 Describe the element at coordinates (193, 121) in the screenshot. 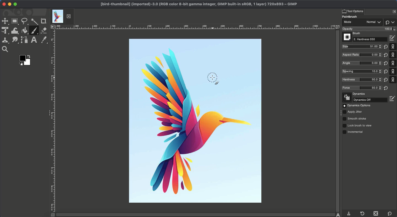

I see `Image` at that location.